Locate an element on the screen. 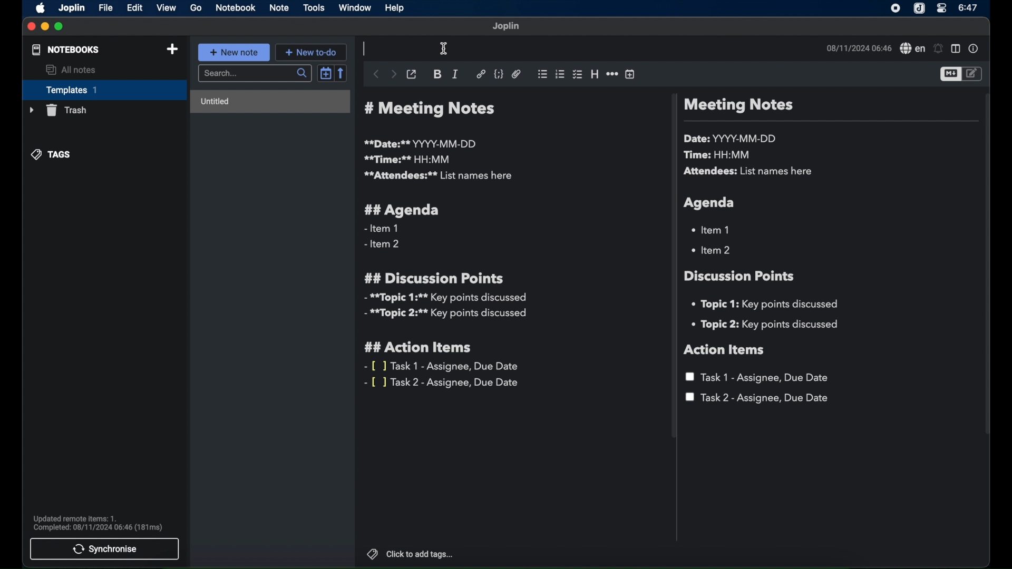 The image size is (1012, 569). note properties is located at coordinates (975, 50).